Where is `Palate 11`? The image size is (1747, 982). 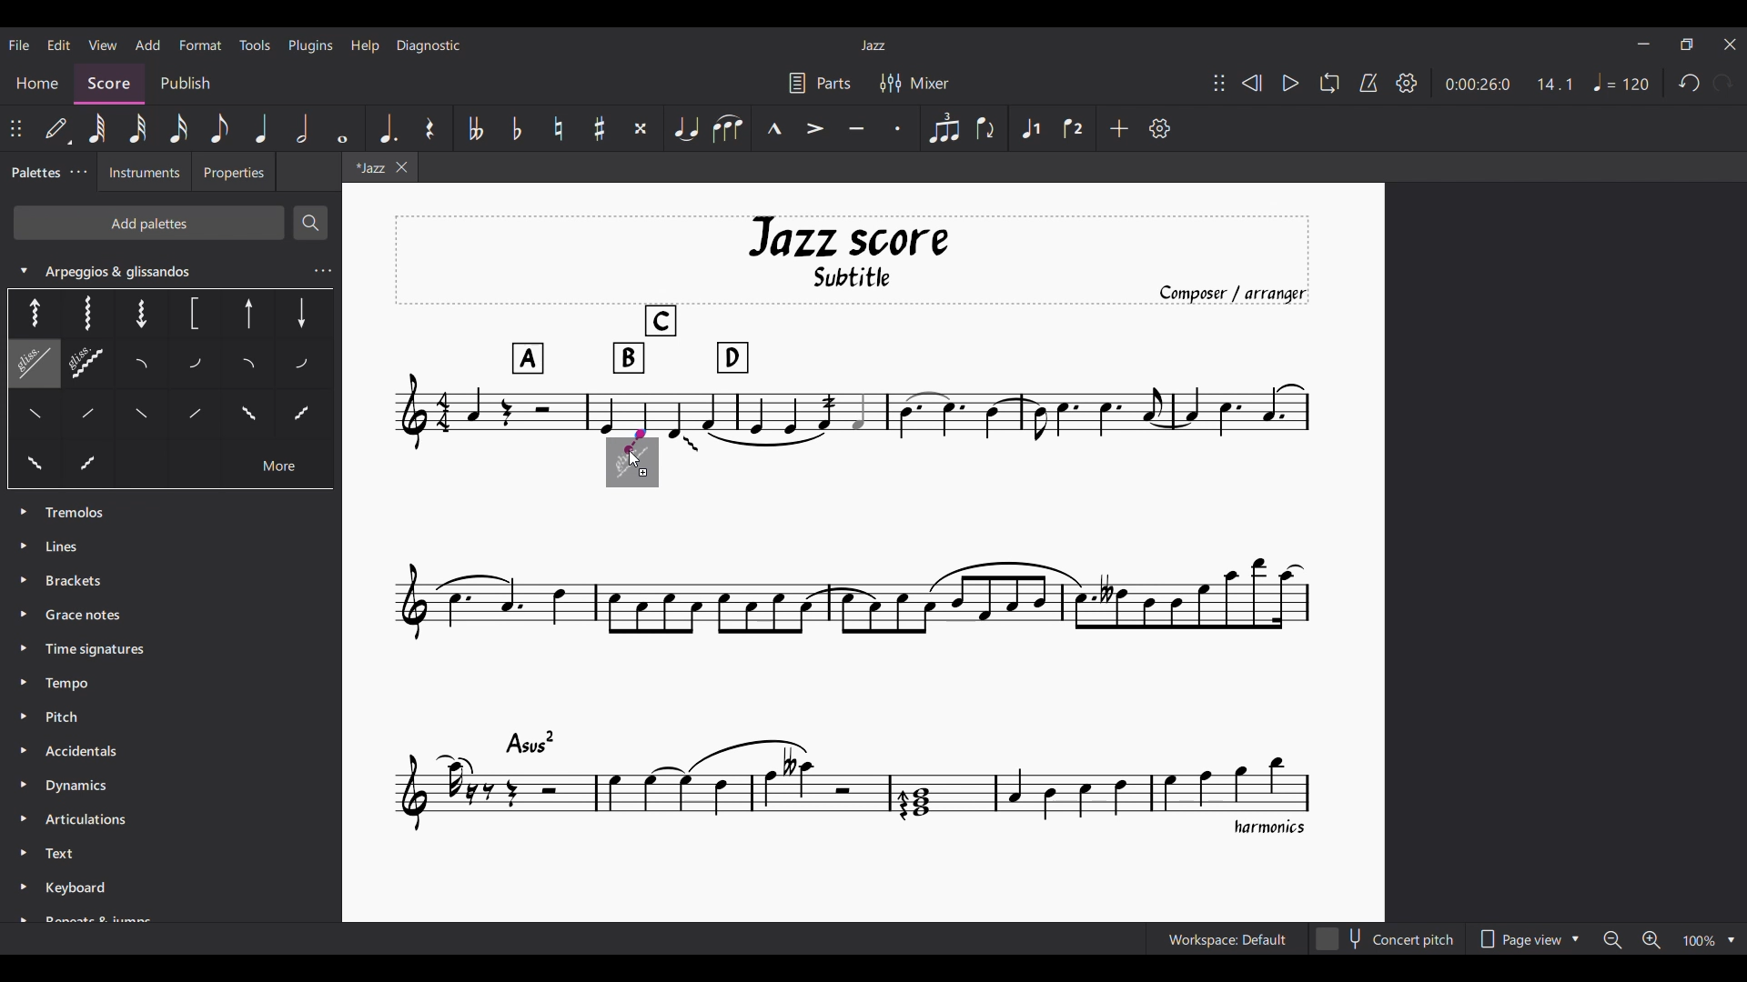
Palate 11 is located at coordinates (251, 366).